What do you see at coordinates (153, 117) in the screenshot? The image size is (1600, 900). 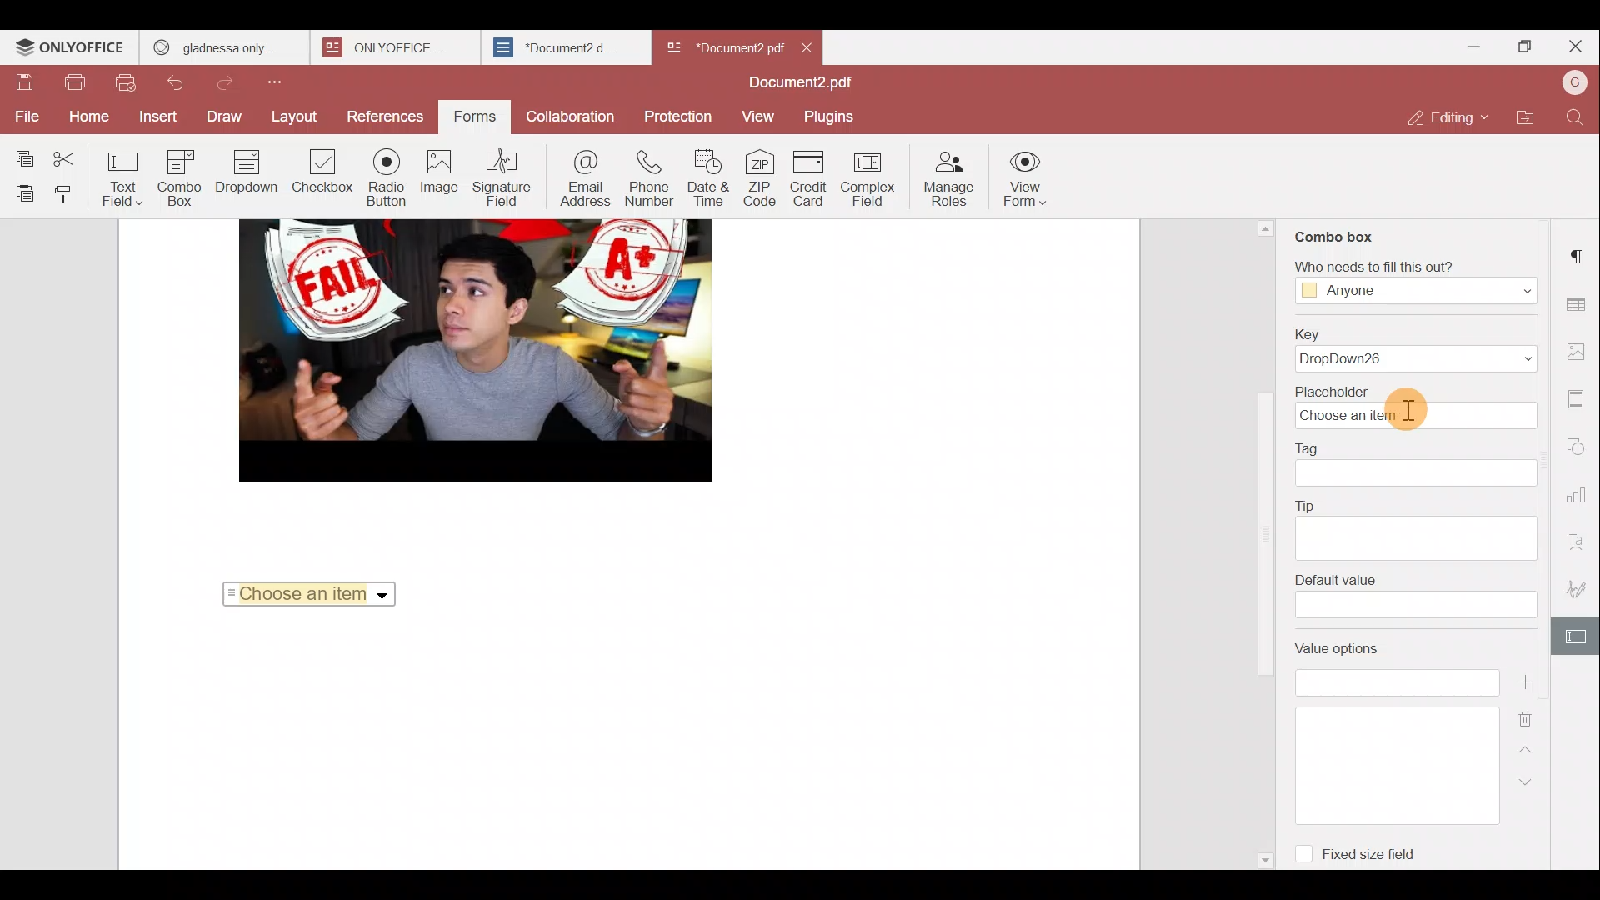 I see `Insert` at bounding box center [153, 117].